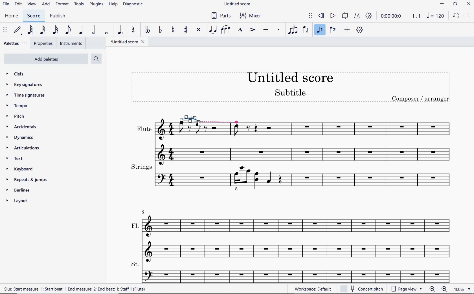  What do you see at coordinates (69, 30) in the screenshot?
I see `EIGHTH NOTE` at bounding box center [69, 30].